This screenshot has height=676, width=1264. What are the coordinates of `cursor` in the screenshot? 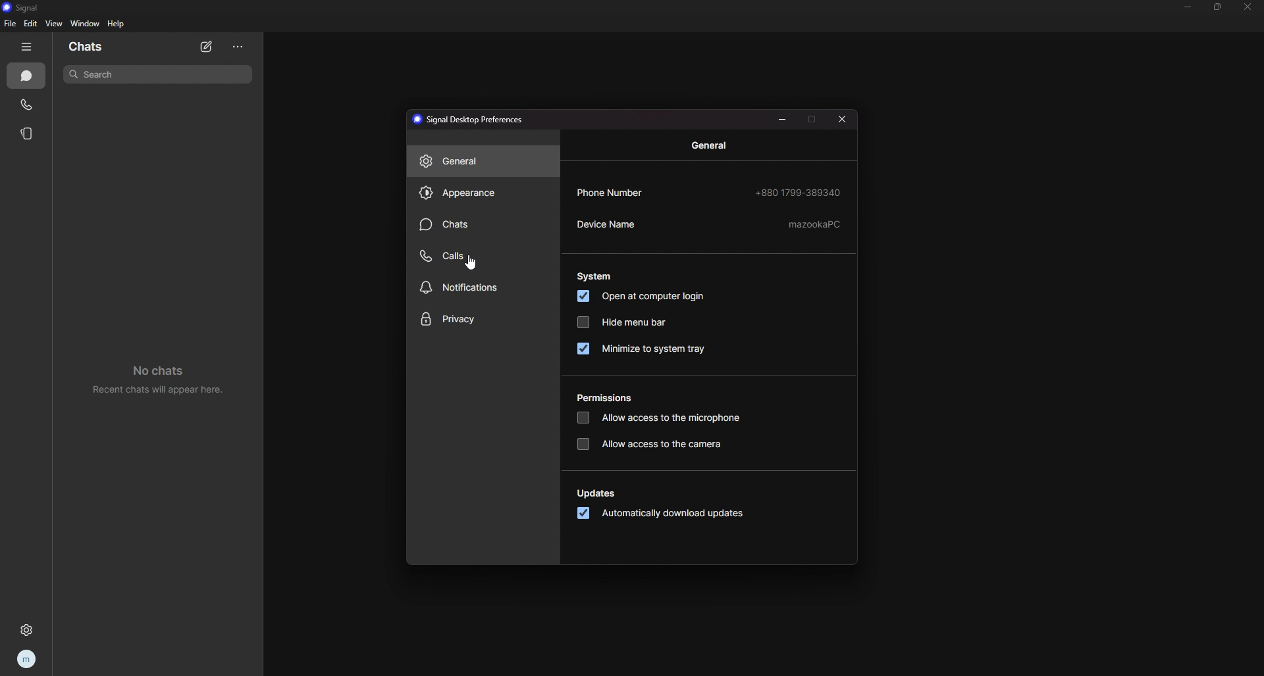 It's located at (472, 264).